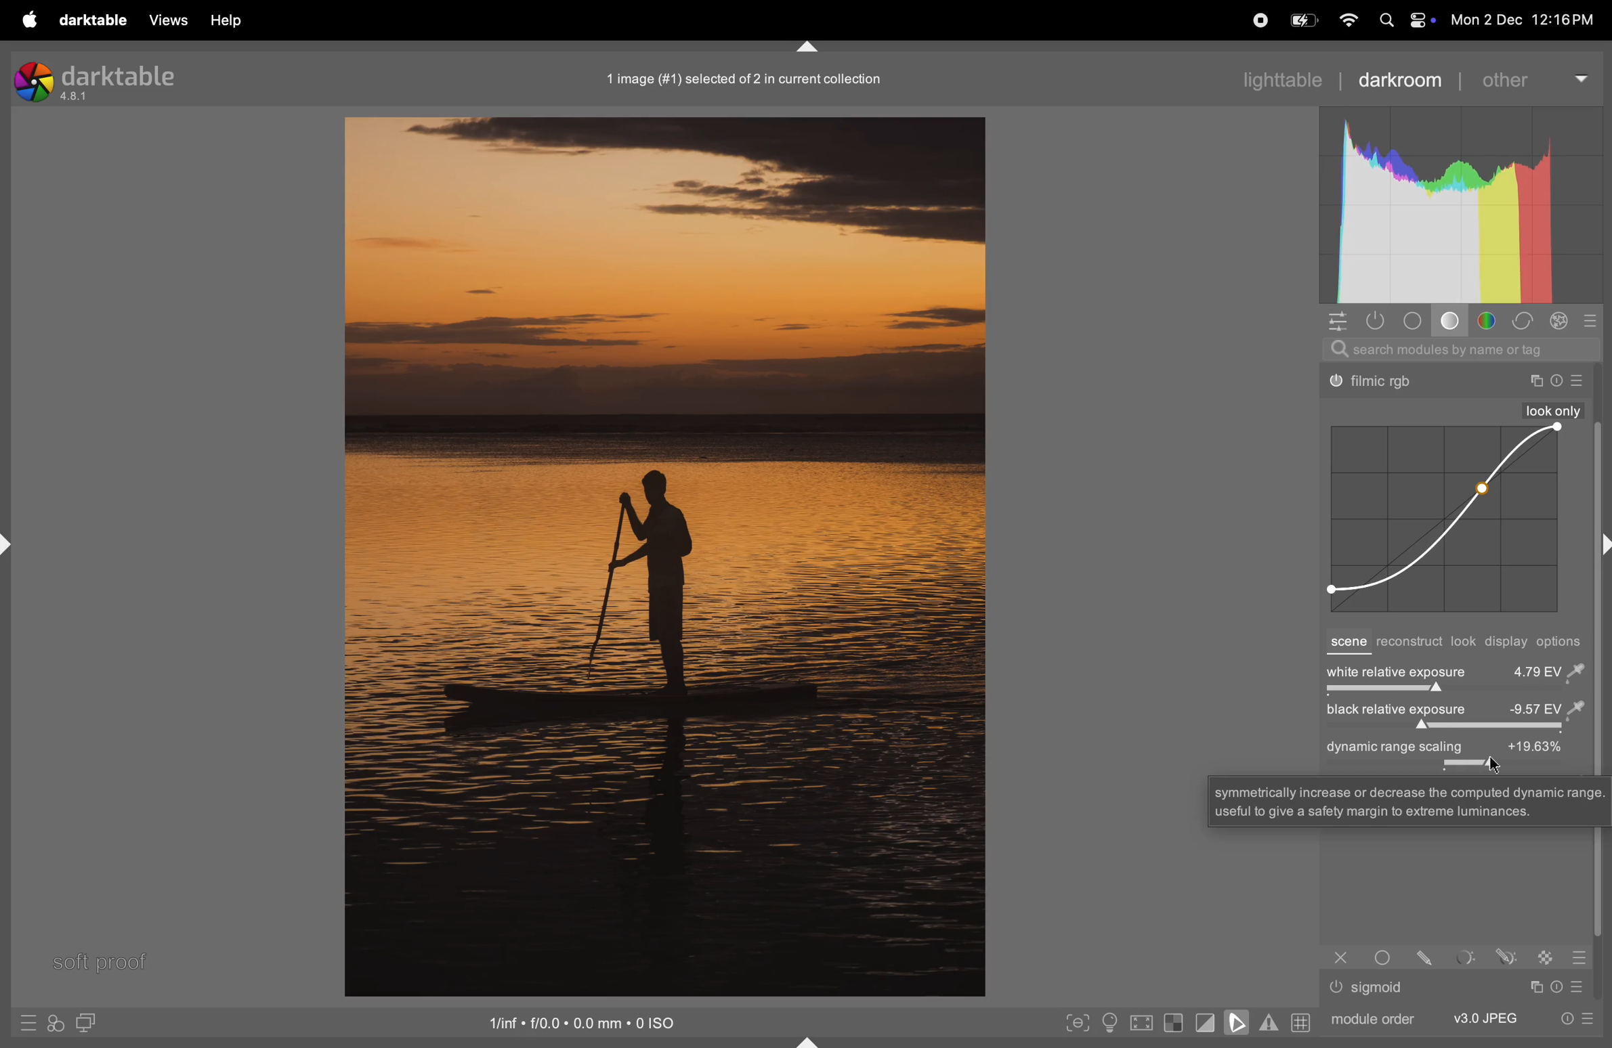  I want to click on show active modules only, so click(1378, 320).